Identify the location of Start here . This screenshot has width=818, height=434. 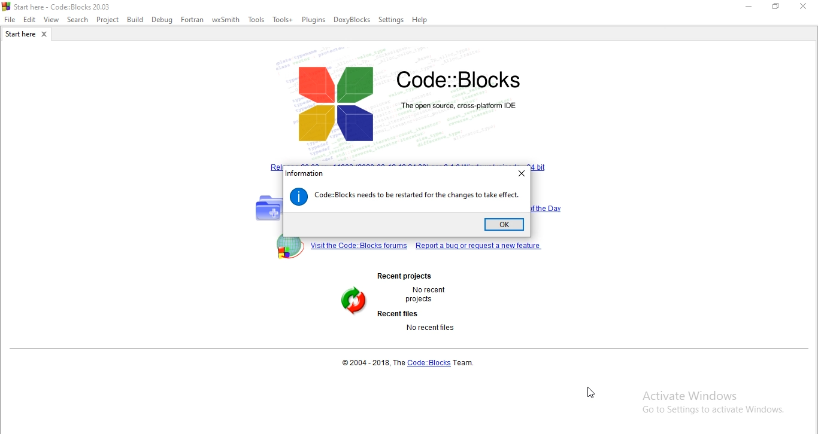
(28, 35).